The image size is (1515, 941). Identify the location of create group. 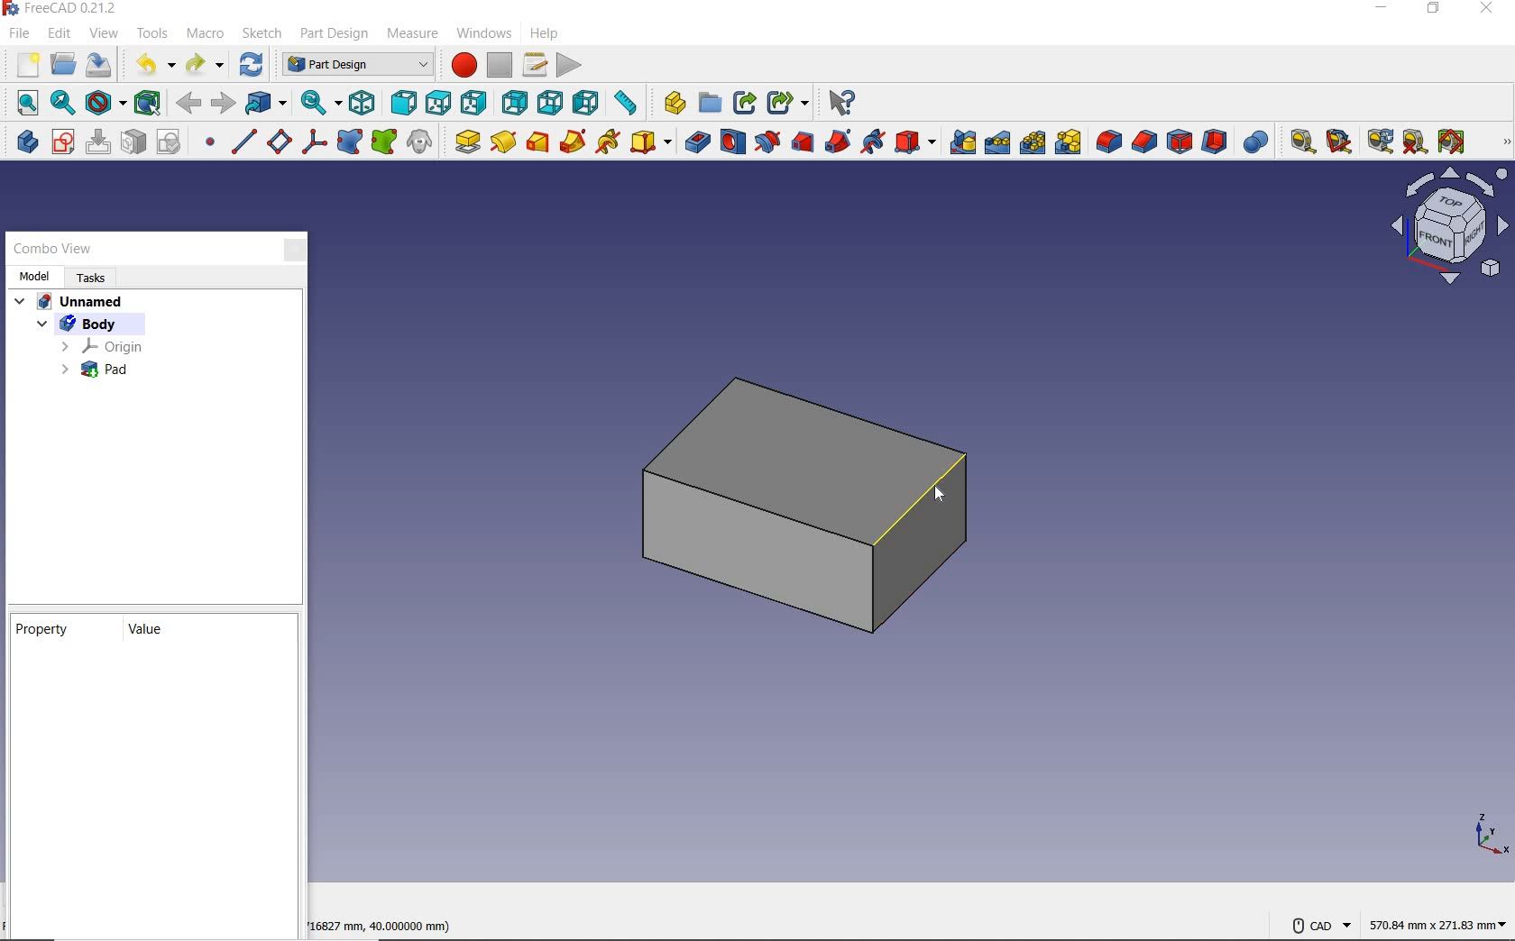
(708, 105).